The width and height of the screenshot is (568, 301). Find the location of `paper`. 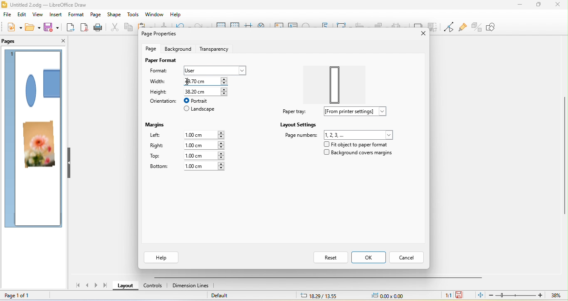

paper is located at coordinates (333, 84).